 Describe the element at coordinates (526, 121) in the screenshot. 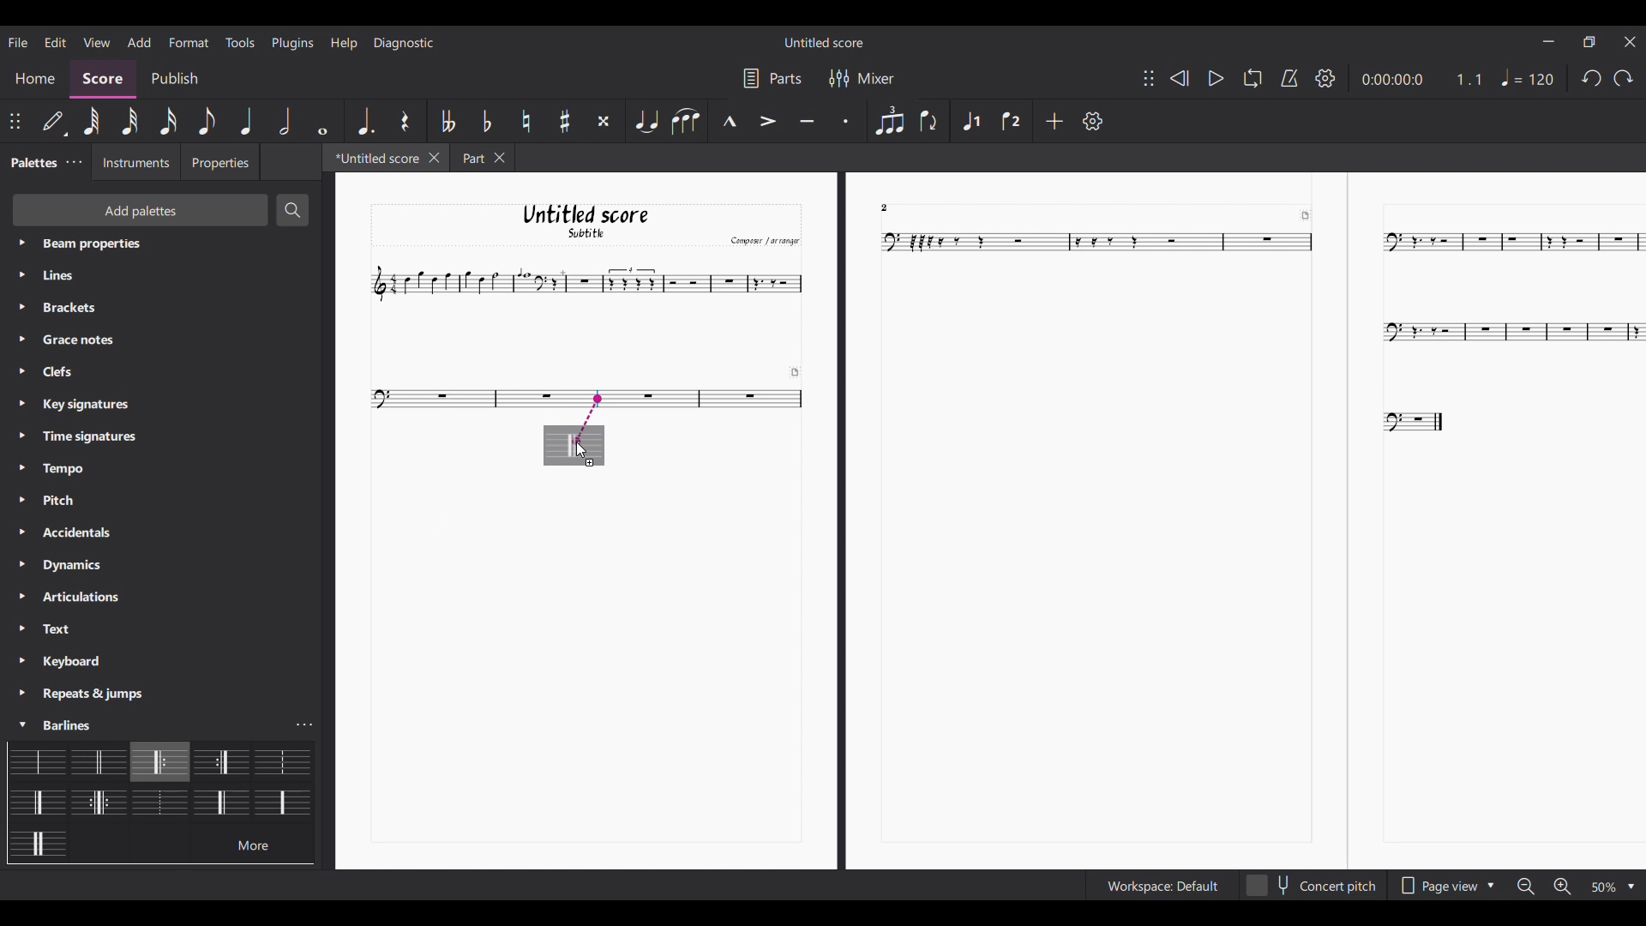

I see `Toggle natural` at that location.